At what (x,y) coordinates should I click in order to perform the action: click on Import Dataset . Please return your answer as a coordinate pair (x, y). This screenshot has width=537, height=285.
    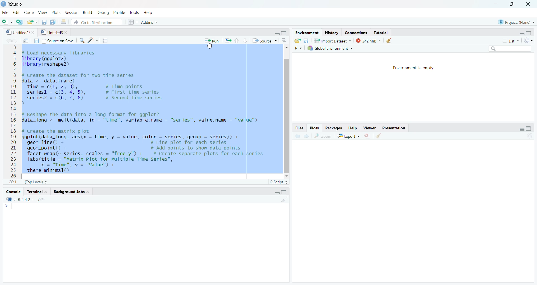
    Looking at the image, I should click on (332, 40).